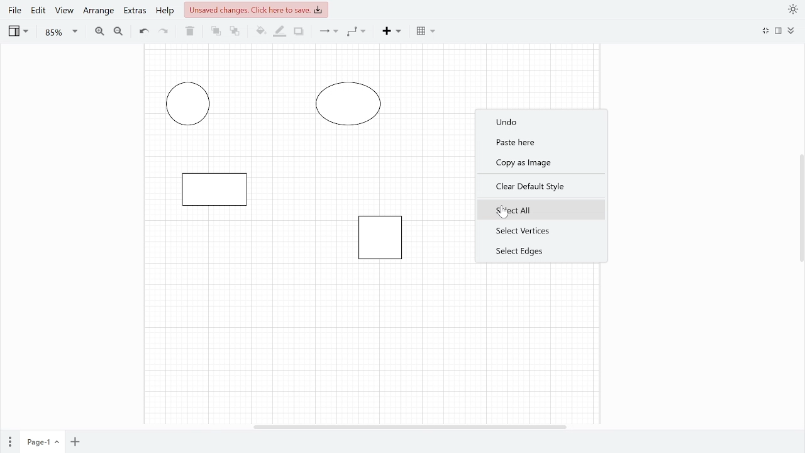 The image size is (805, 453). Describe the element at coordinates (779, 32) in the screenshot. I see `Format` at that location.